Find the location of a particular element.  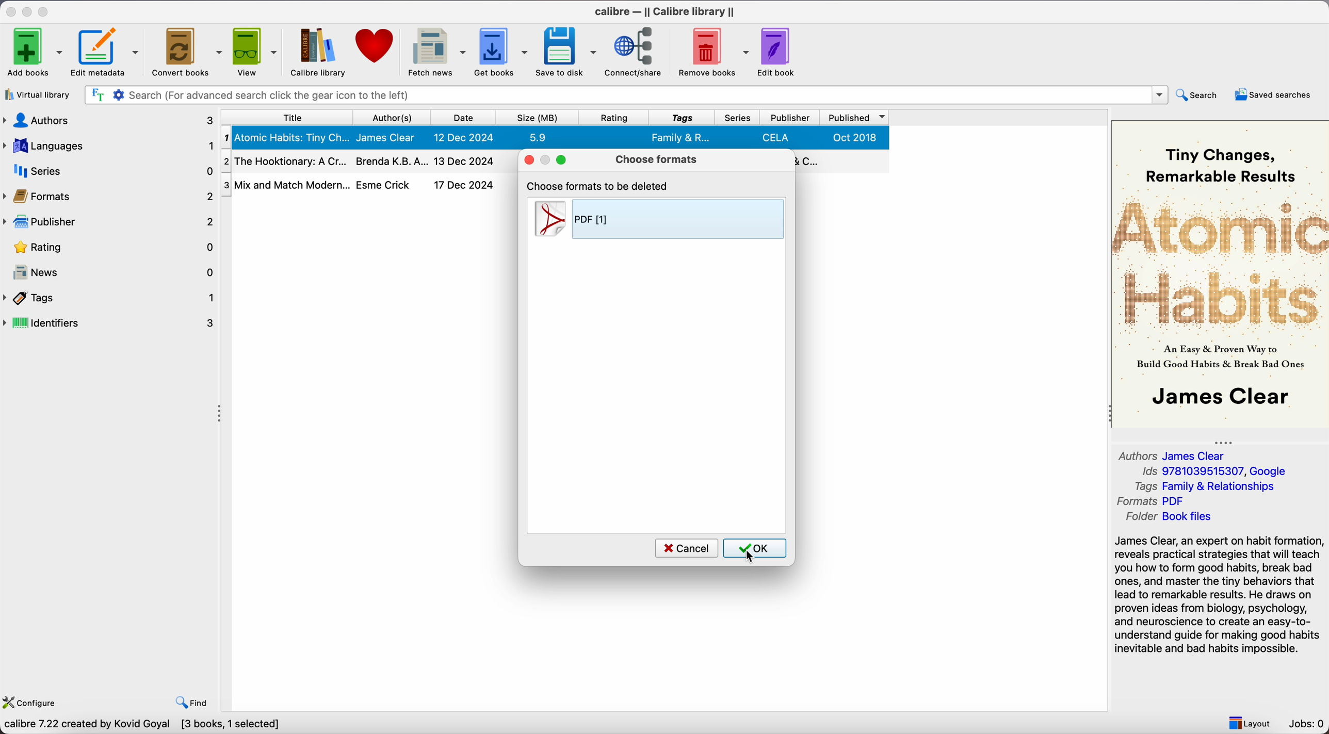

add books is located at coordinates (33, 52).